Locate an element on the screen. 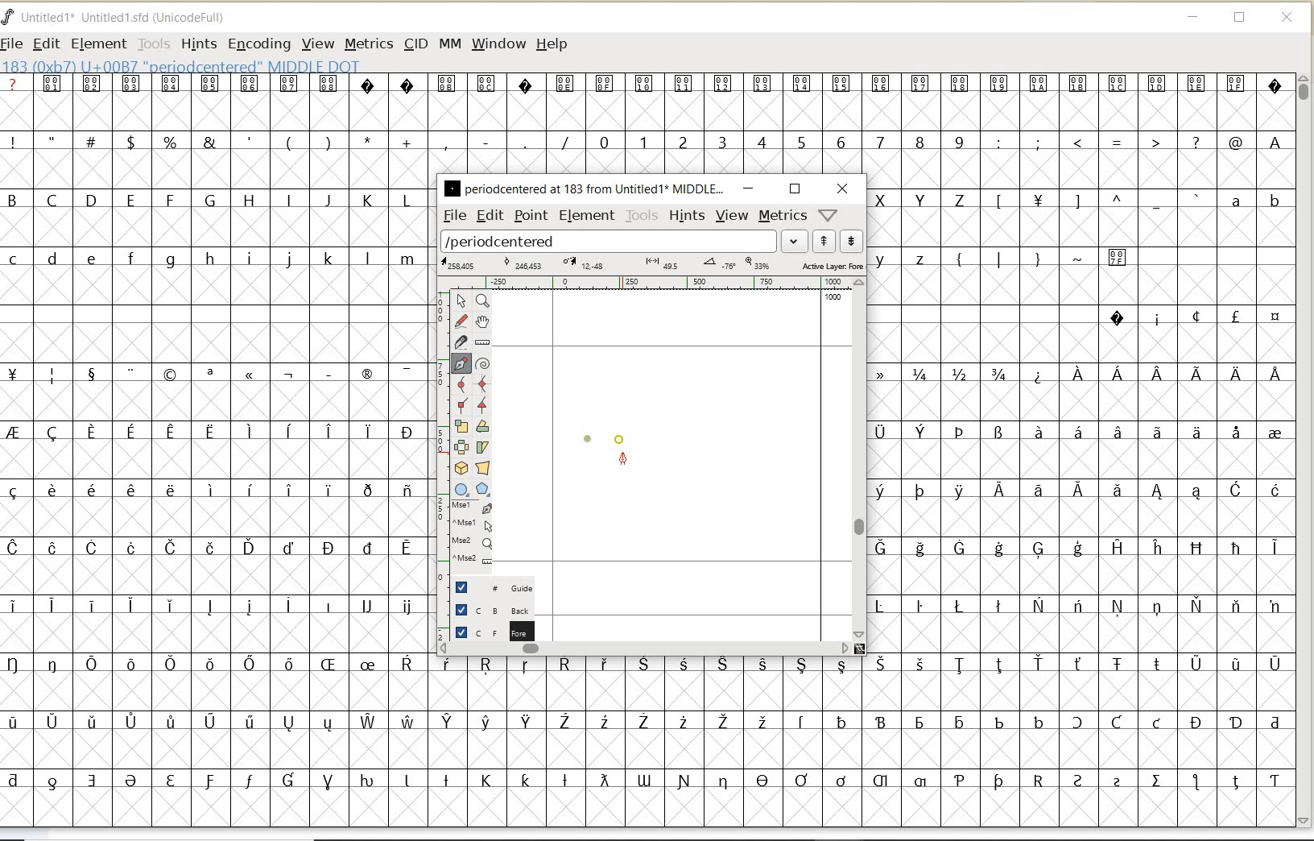 The height and width of the screenshot is (841, 1314). lowercase letters is located at coordinates (1254, 204).